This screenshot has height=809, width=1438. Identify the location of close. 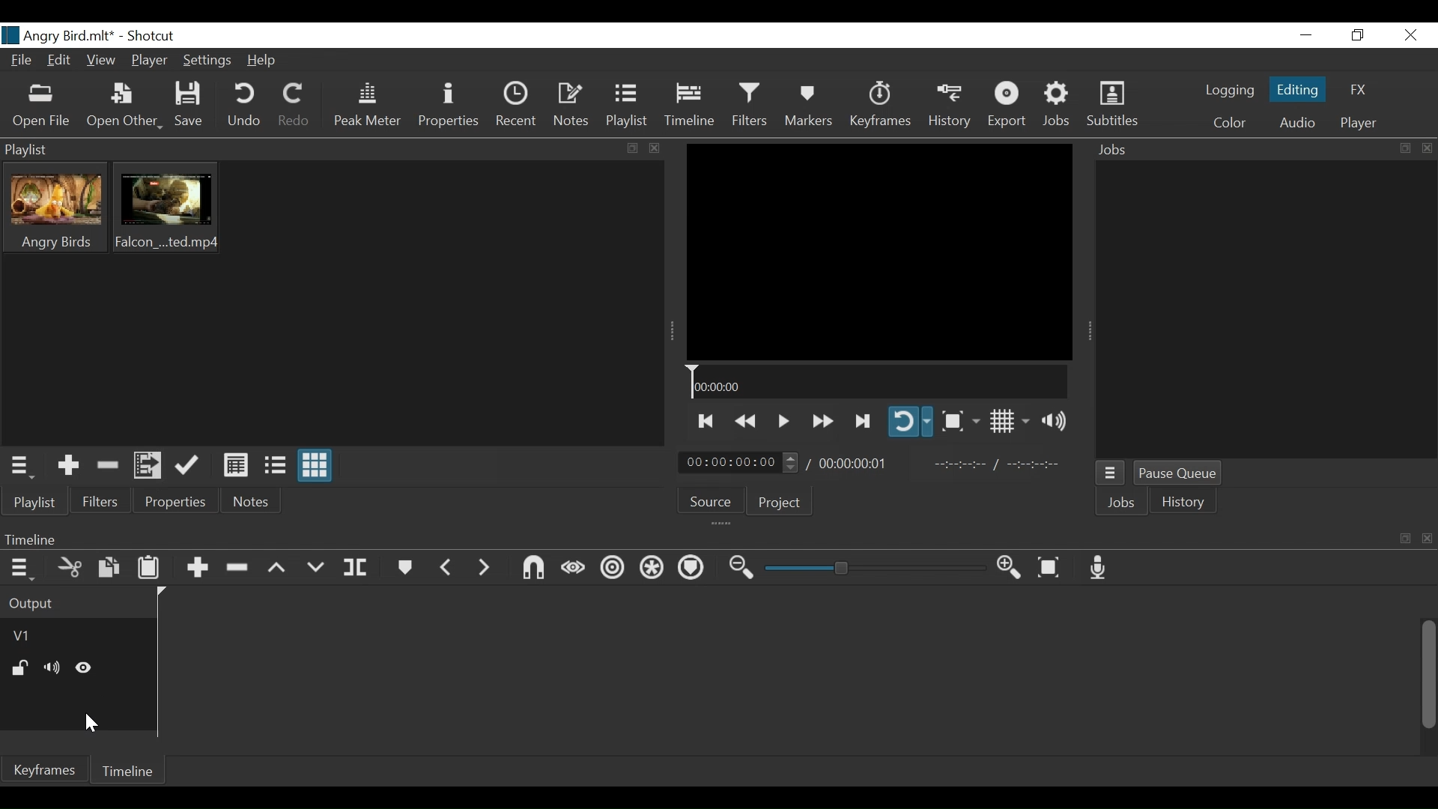
(1428, 148).